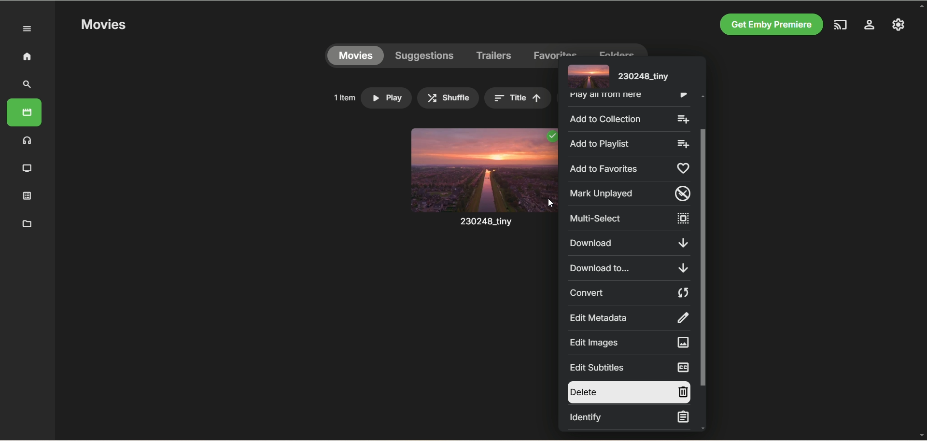  I want to click on server, so click(870, 26).